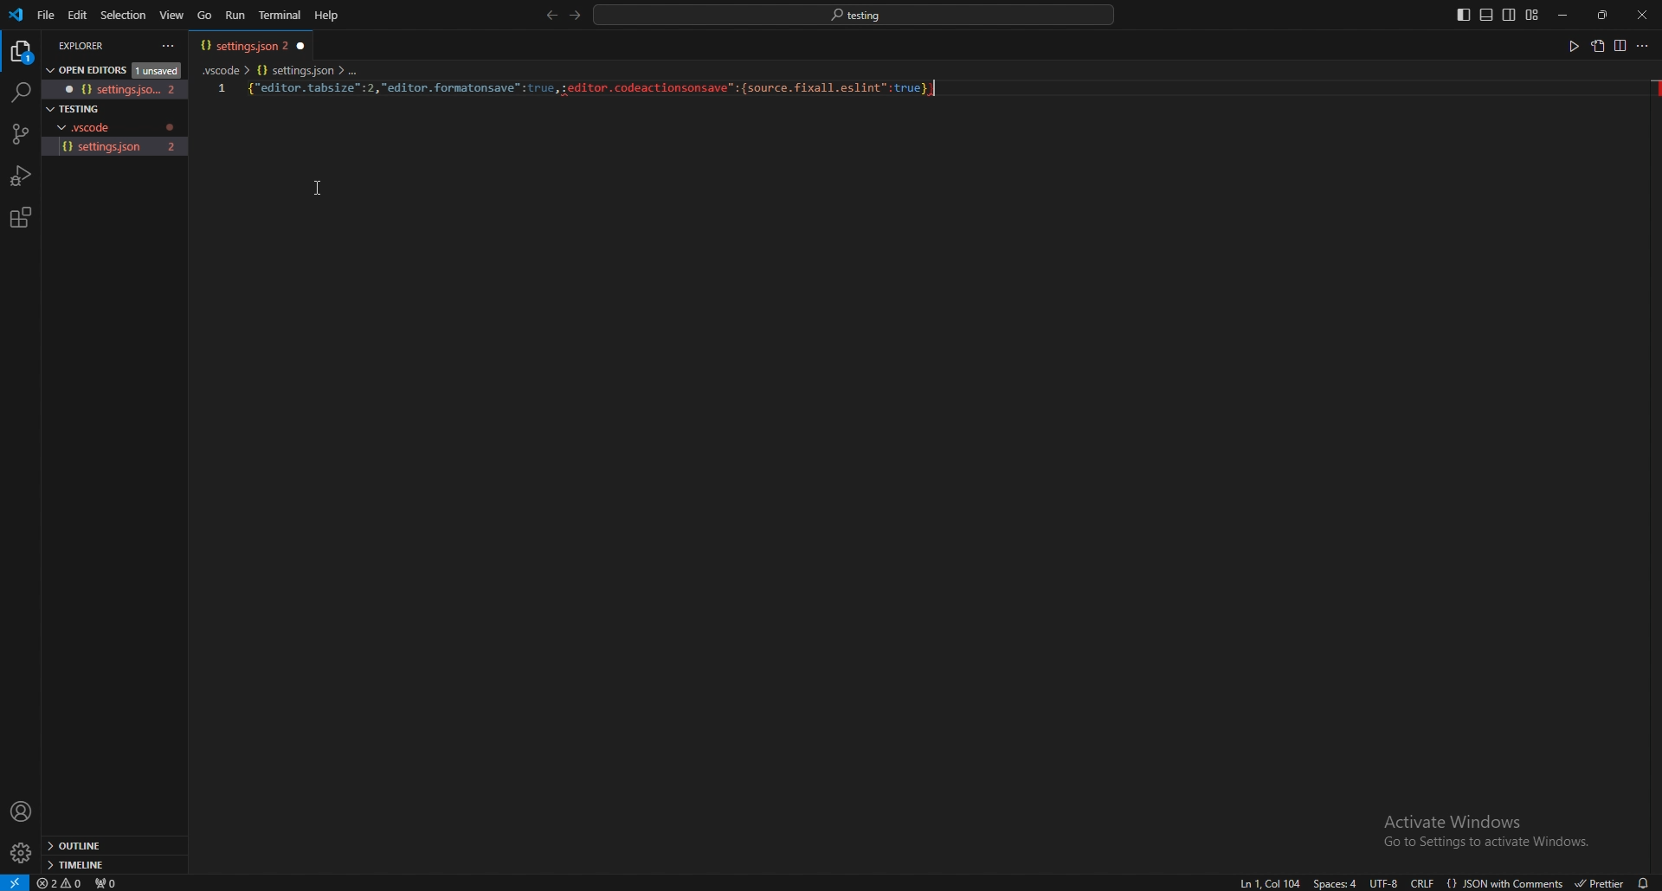 The height and width of the screenshot is (891, 1662). I want to click on settings.json, so click(305, 69).